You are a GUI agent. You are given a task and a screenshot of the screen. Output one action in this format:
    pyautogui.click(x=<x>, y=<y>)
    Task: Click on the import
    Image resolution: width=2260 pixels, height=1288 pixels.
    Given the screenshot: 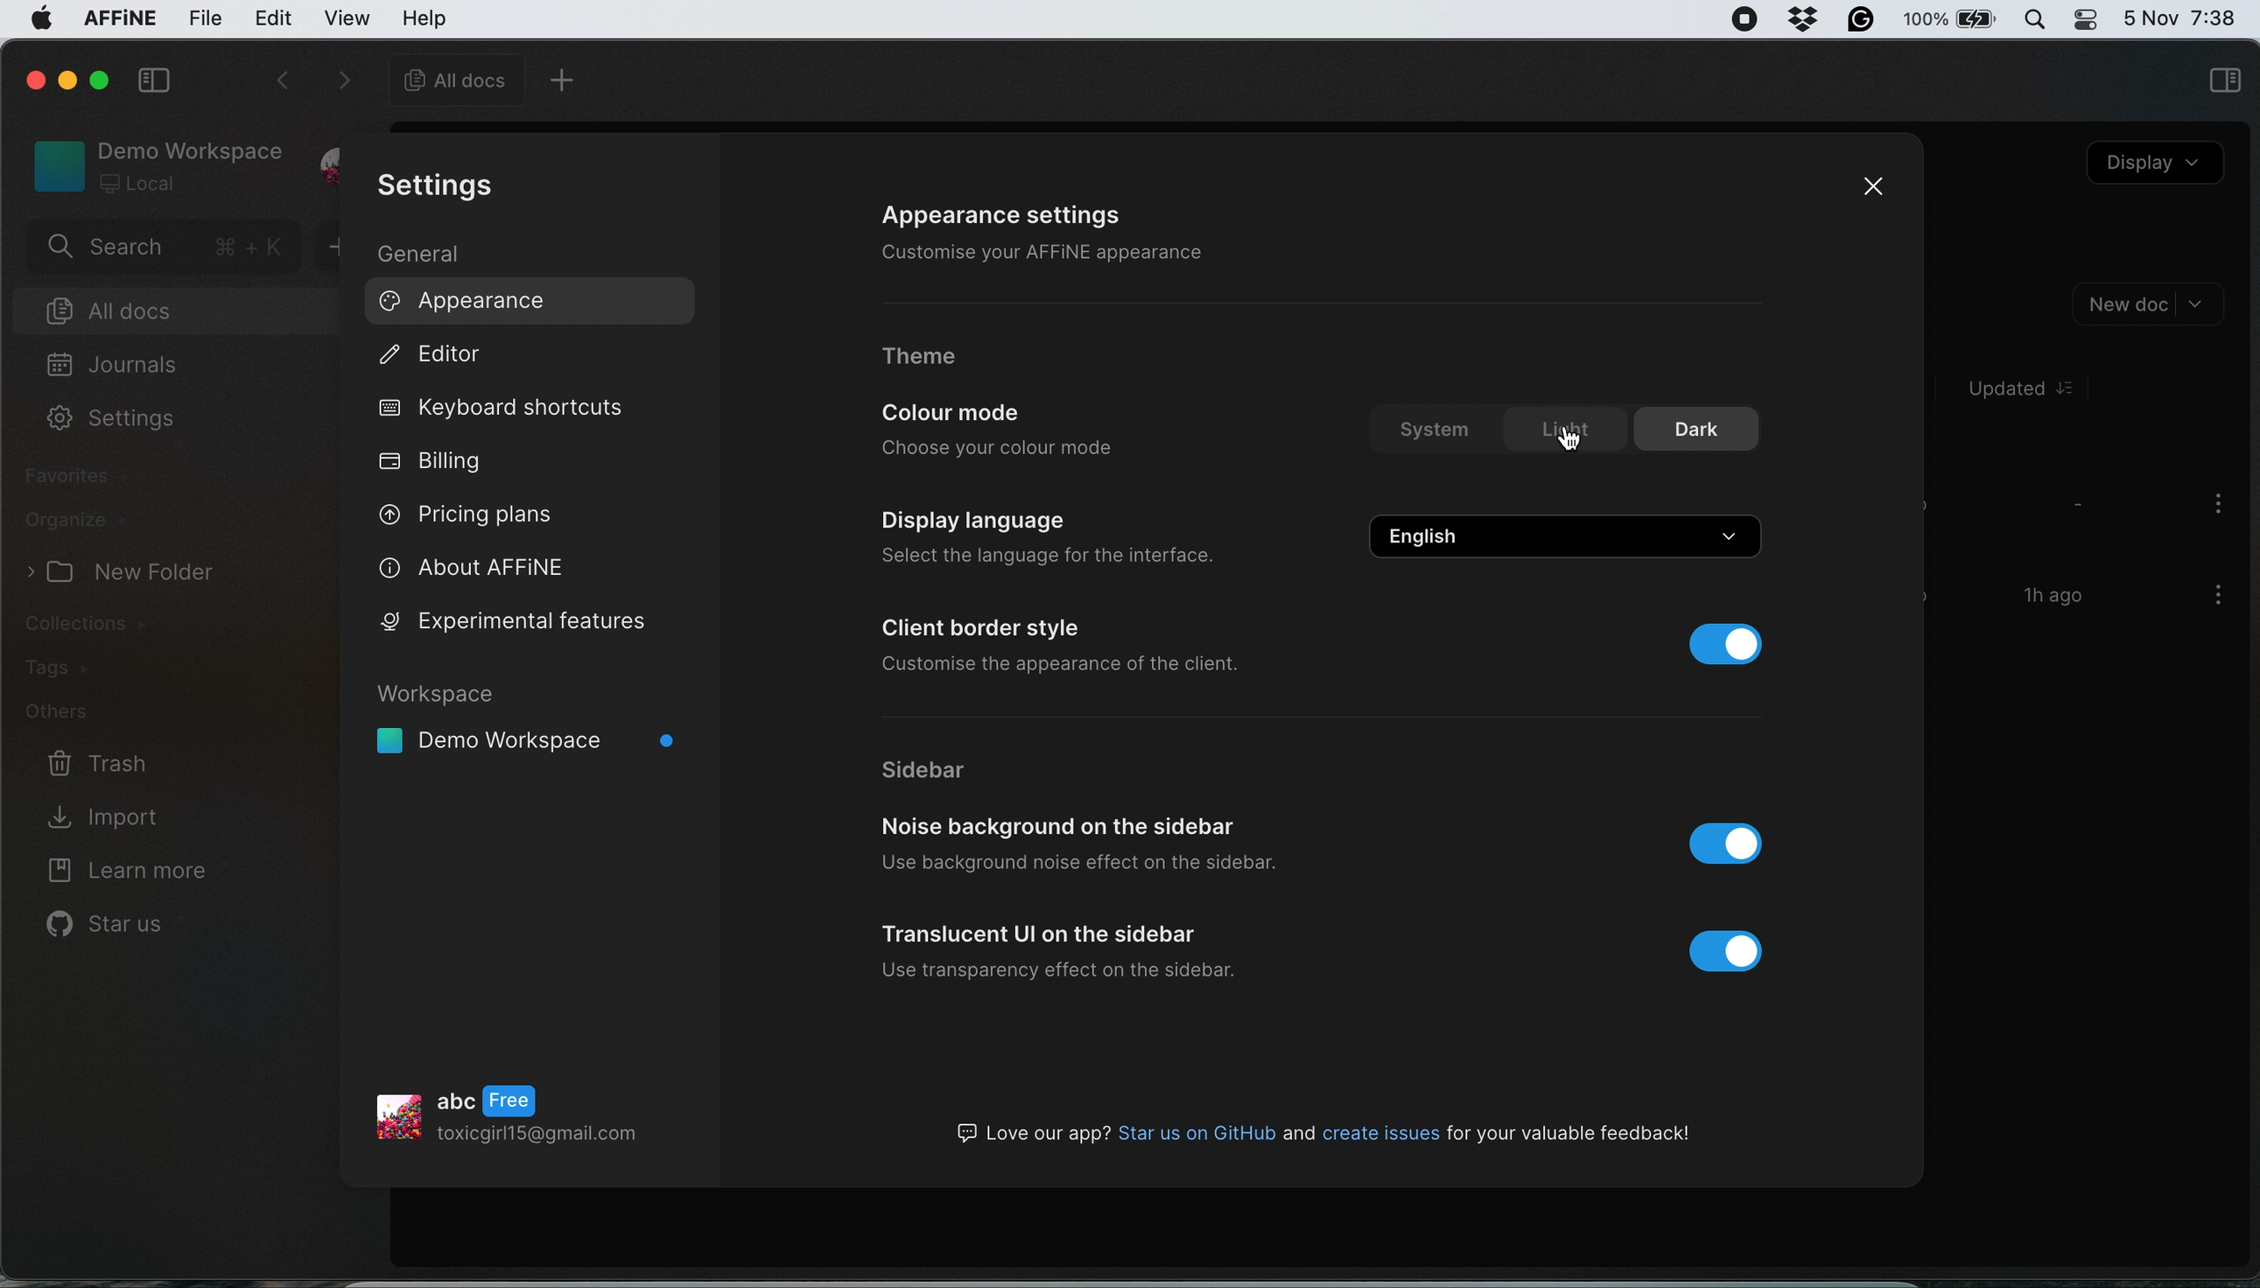 What is the action you would take?
    pyautogui.click(x=127, y=816)
    